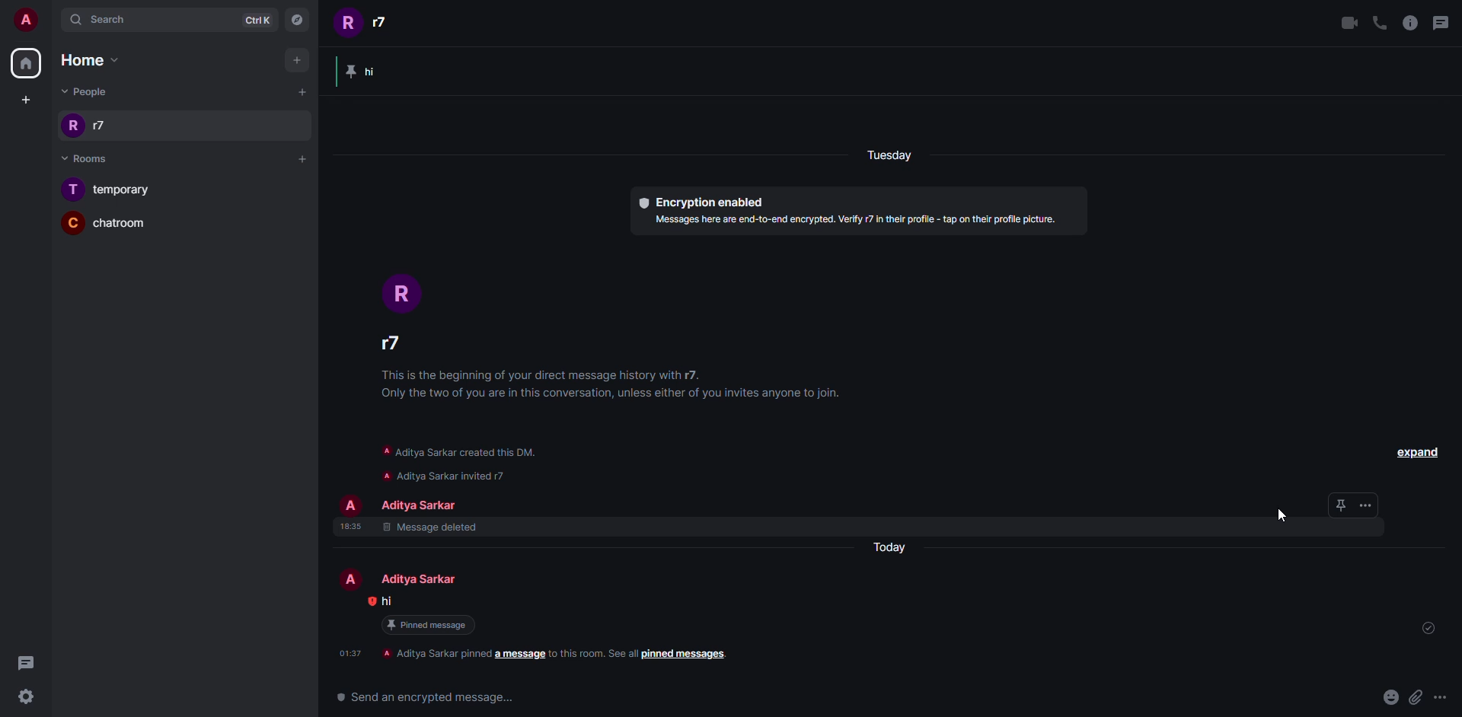 This screenshot has height=717, width=1462. I want to click on Pin, so click(1353, 506).